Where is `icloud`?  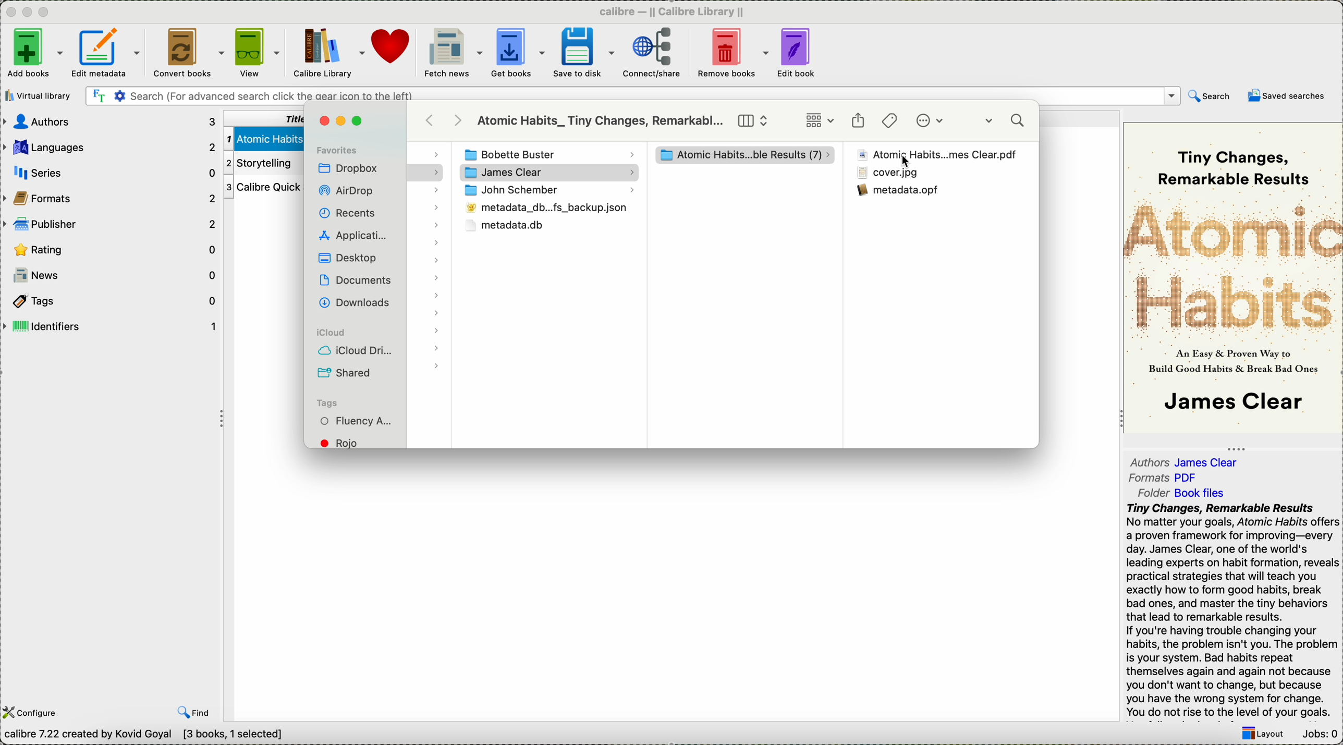 icloud is located at coordinates (328, 333).